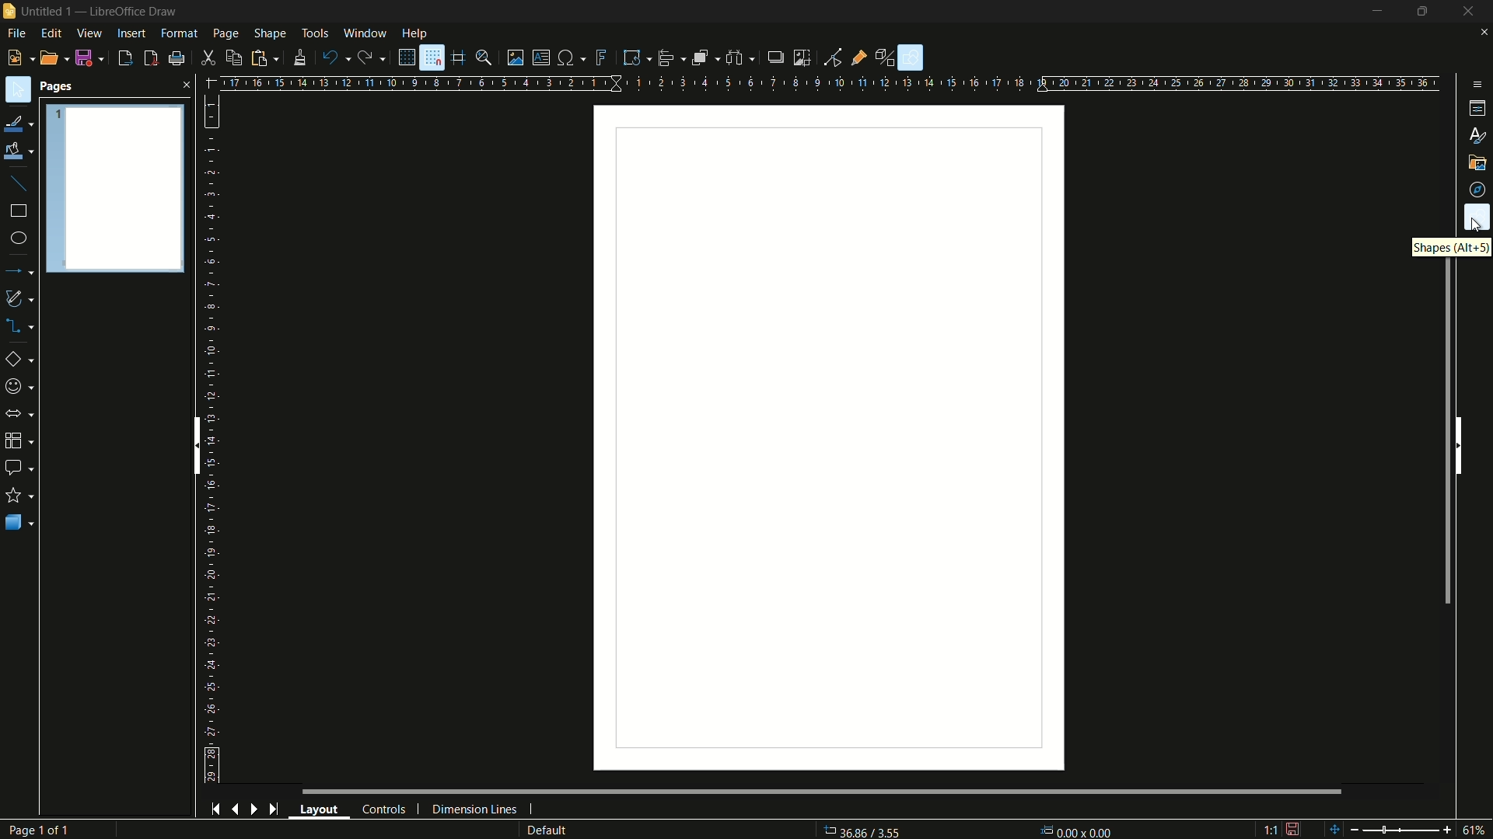 The width and height of the screenshot is (1493, 839). What do you see at coordinates (1476, 85) in the screenshot?
I see `sidebar settings` at bounding box center [1476, 85].